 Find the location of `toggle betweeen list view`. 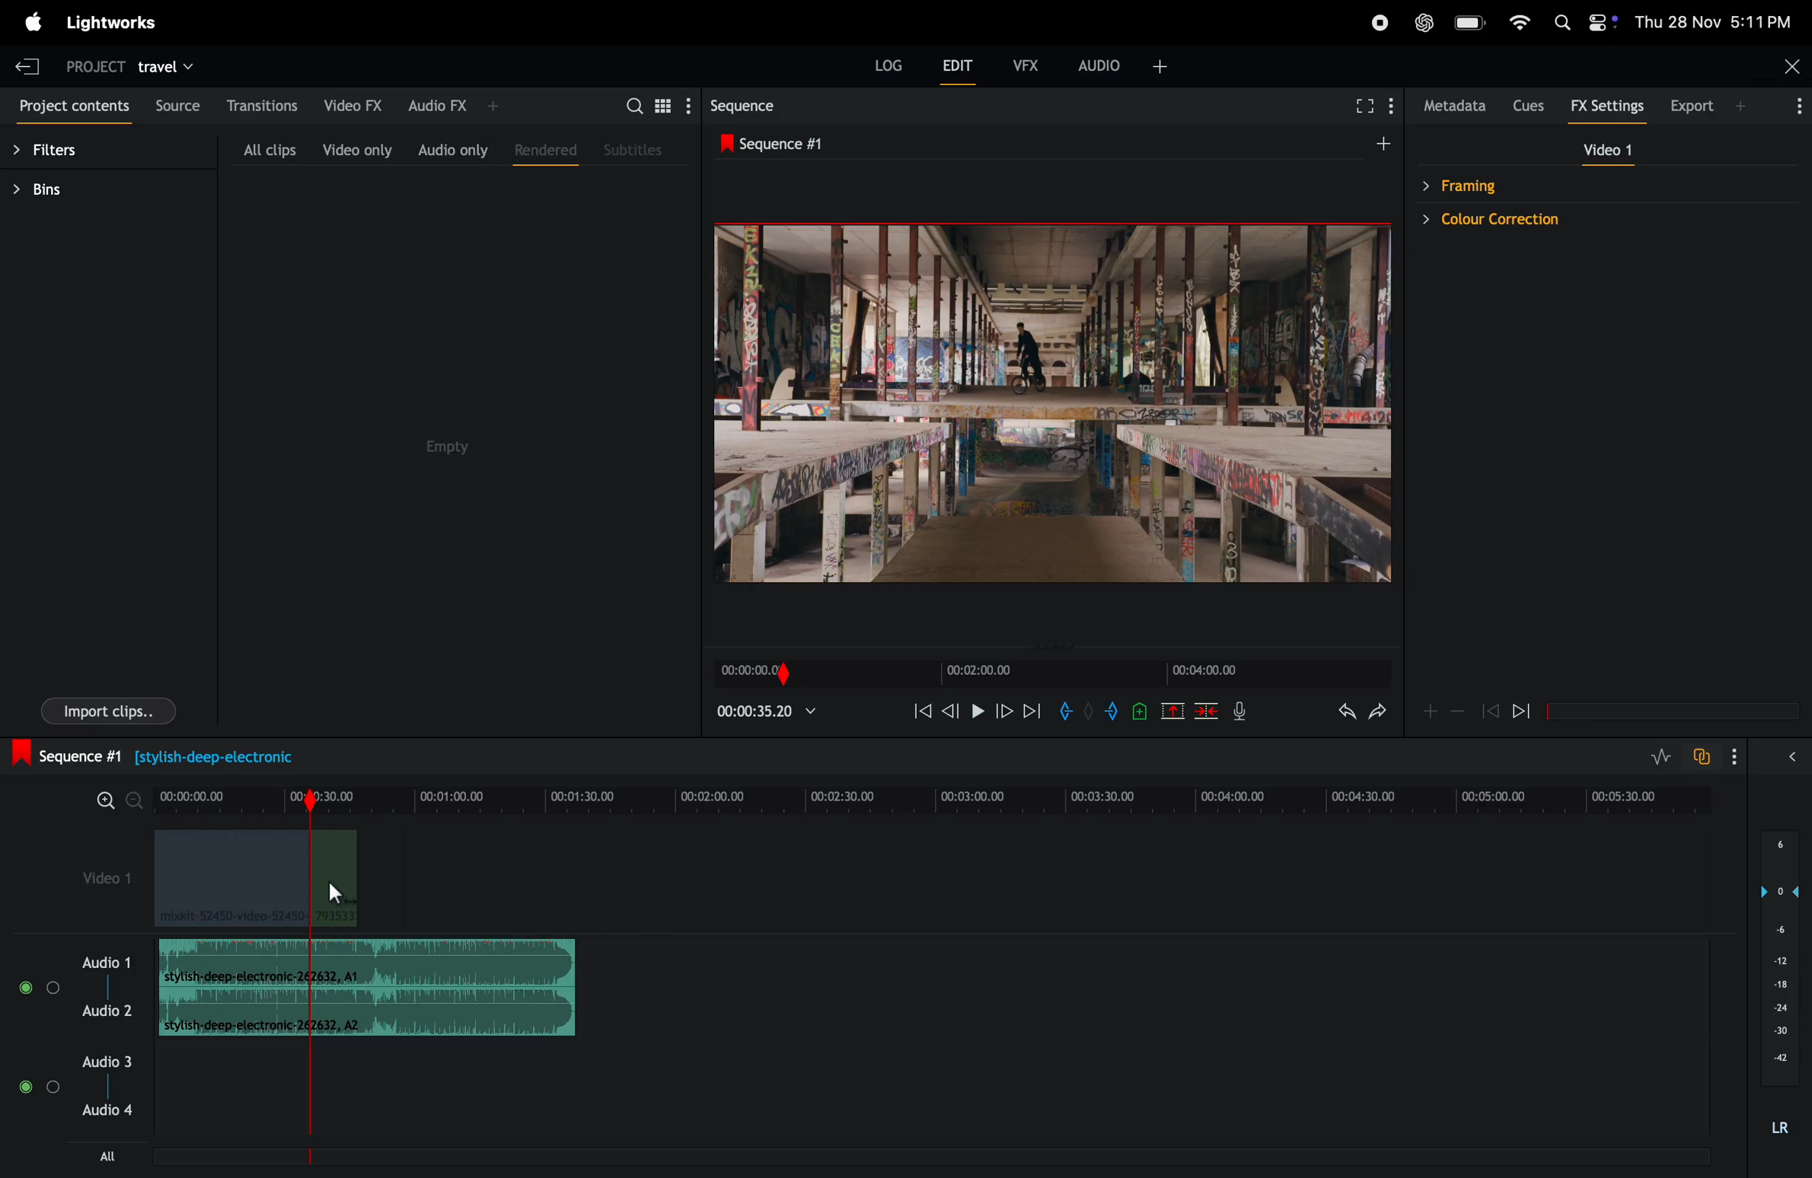

toggle betweeen list view is located at coordinates (665, 105).